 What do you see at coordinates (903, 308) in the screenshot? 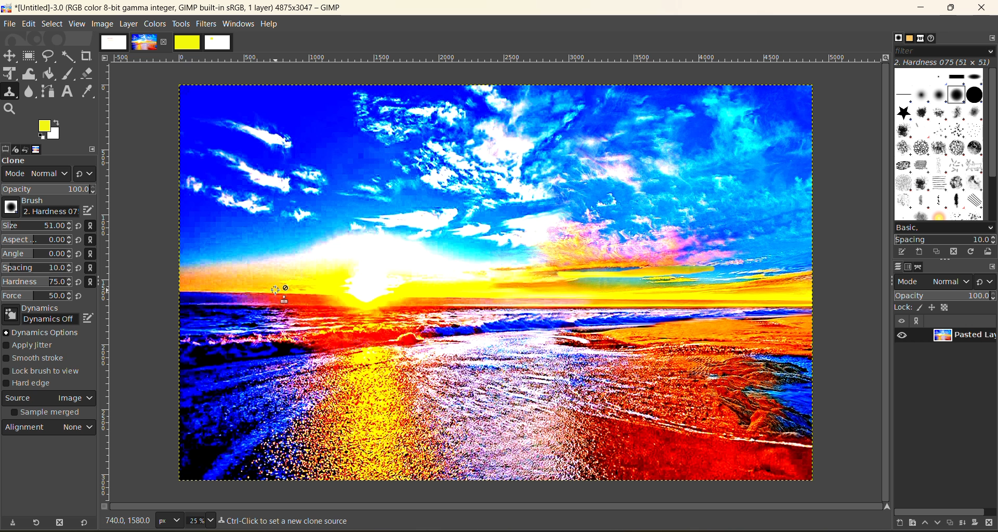
I see `Lock:` at bounding box center [903, 308].